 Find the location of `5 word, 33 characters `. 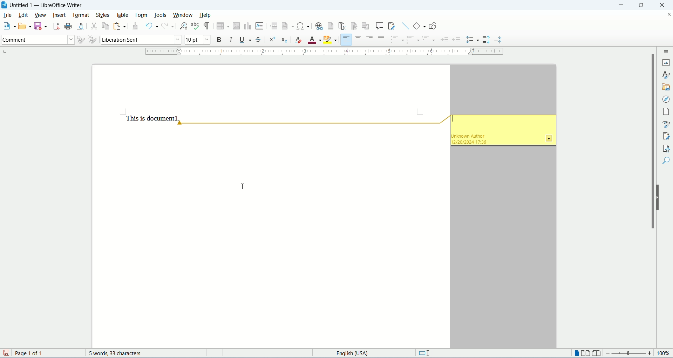

5 word, 33 characters  is located at coordinates (119, 353).